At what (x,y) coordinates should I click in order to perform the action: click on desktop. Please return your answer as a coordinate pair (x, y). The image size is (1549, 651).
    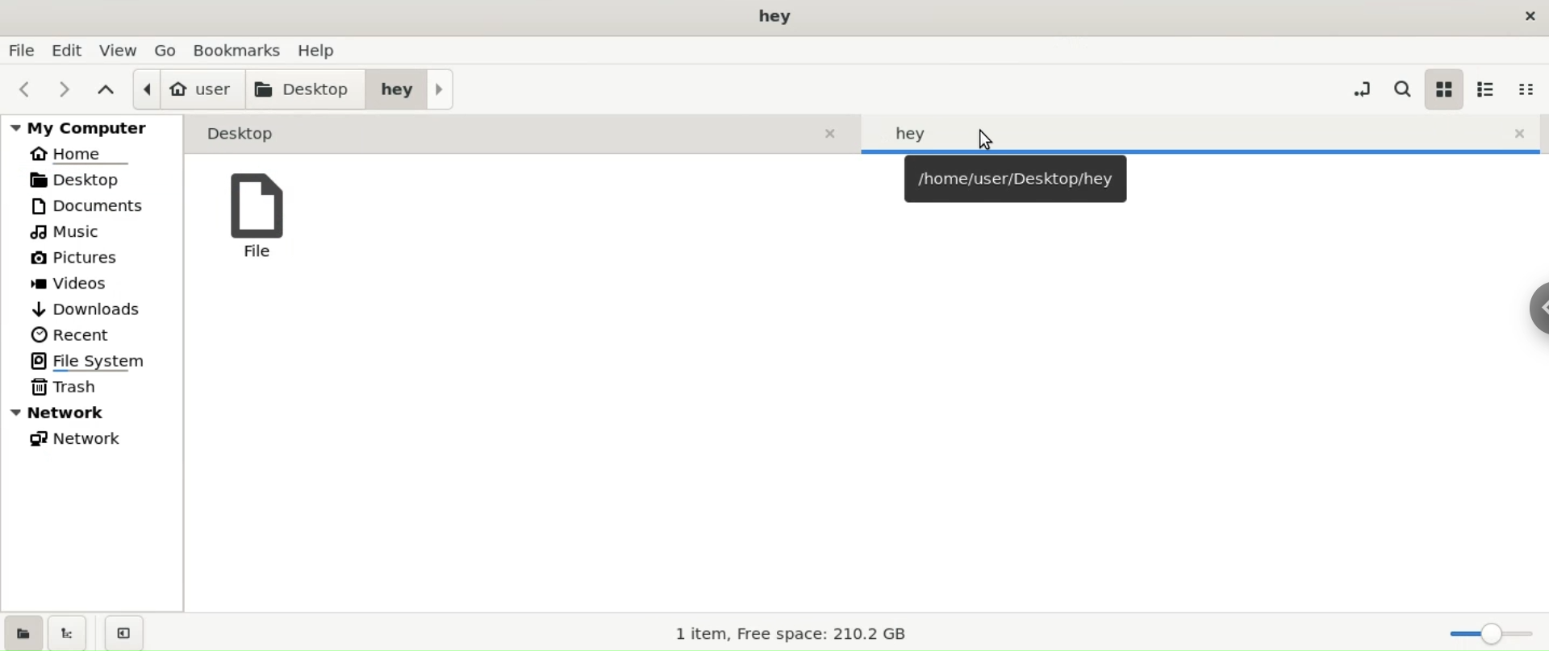
    Looking at the image, I should click on (307, 89).